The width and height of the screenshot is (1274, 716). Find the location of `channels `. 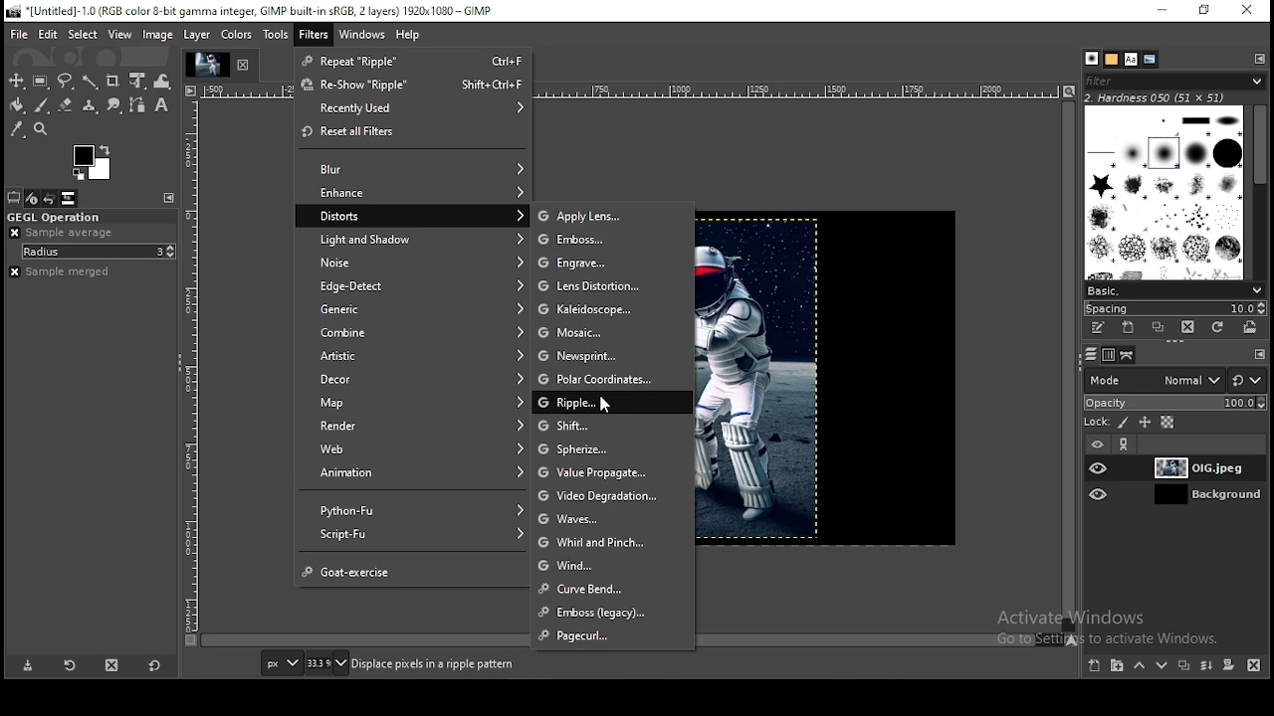

channels  is located at coordinates (1110, 355).